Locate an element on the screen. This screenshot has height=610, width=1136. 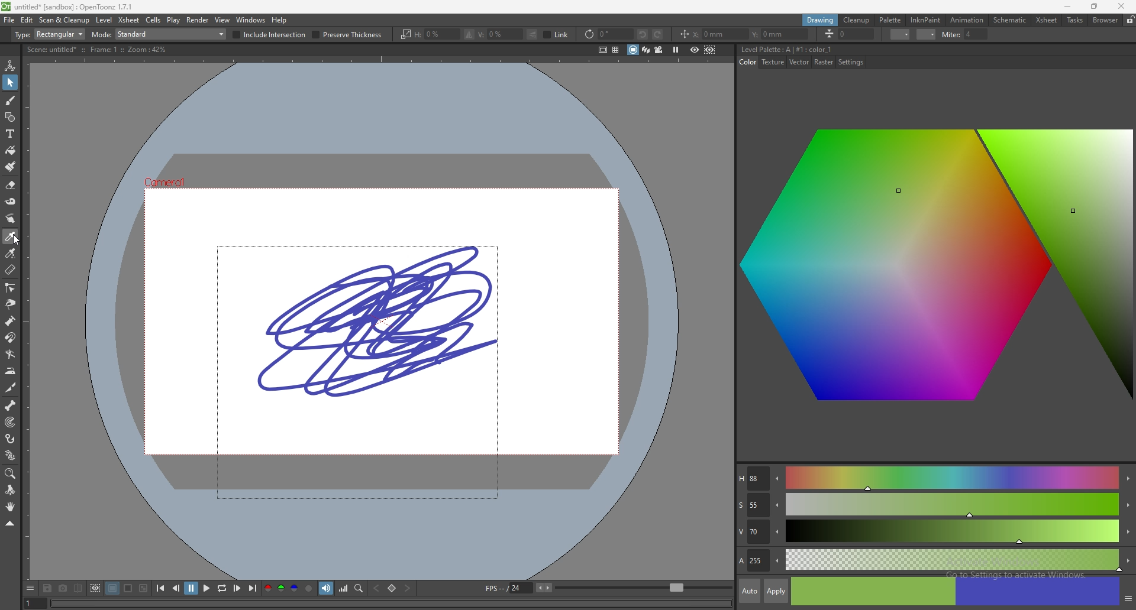
collapse toolbar is located at coordinates (10, 523).